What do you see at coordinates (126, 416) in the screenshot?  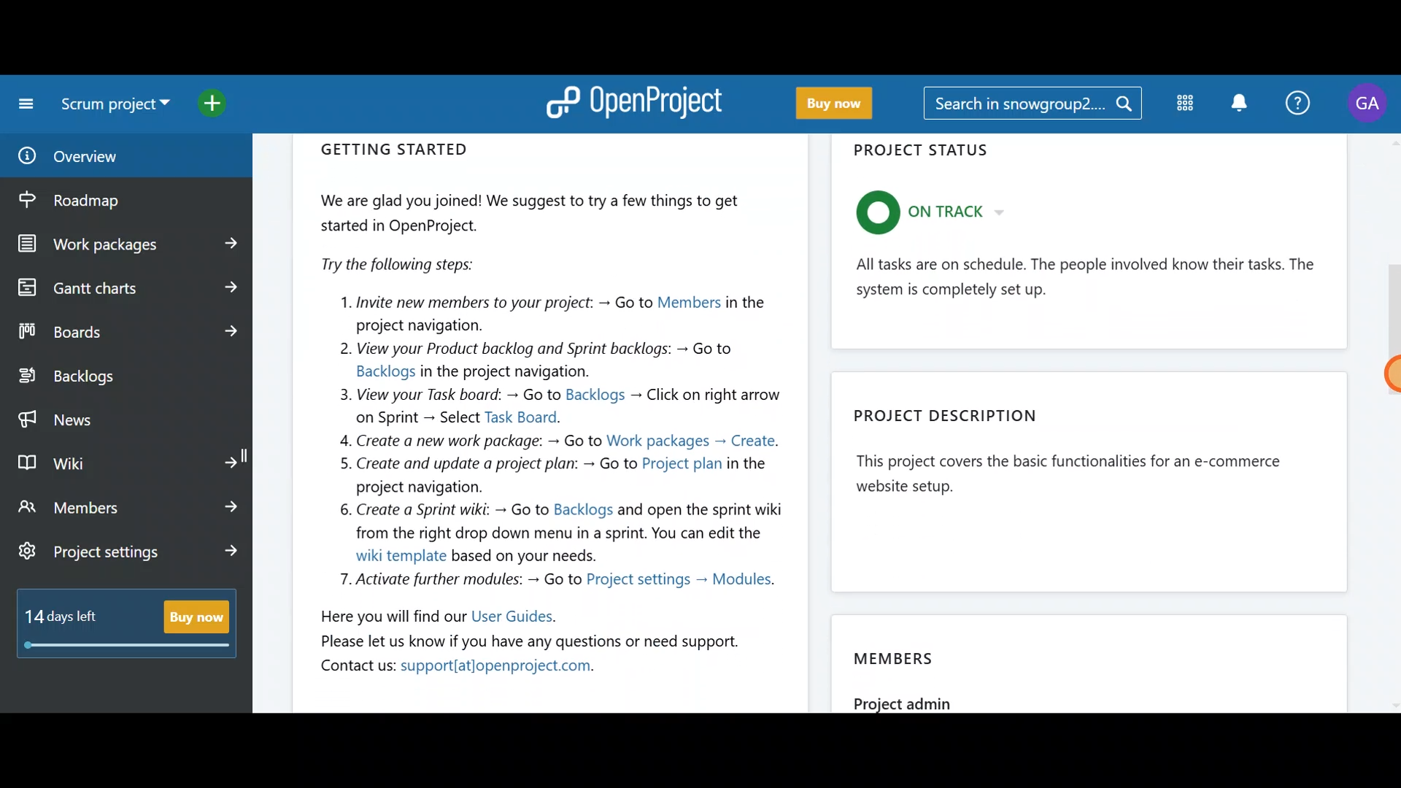 I see `News` at bounding box center [126, 416].